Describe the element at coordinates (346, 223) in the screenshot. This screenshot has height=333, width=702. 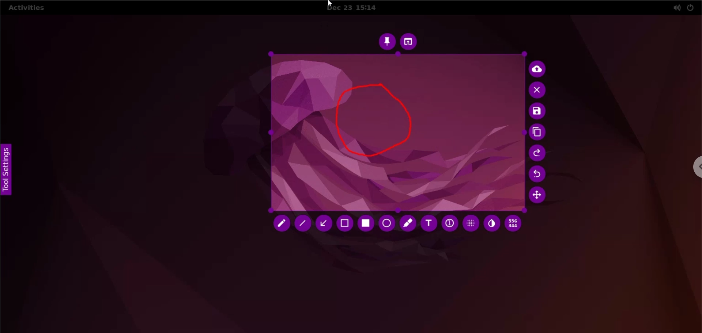
I see `selection` at that location.